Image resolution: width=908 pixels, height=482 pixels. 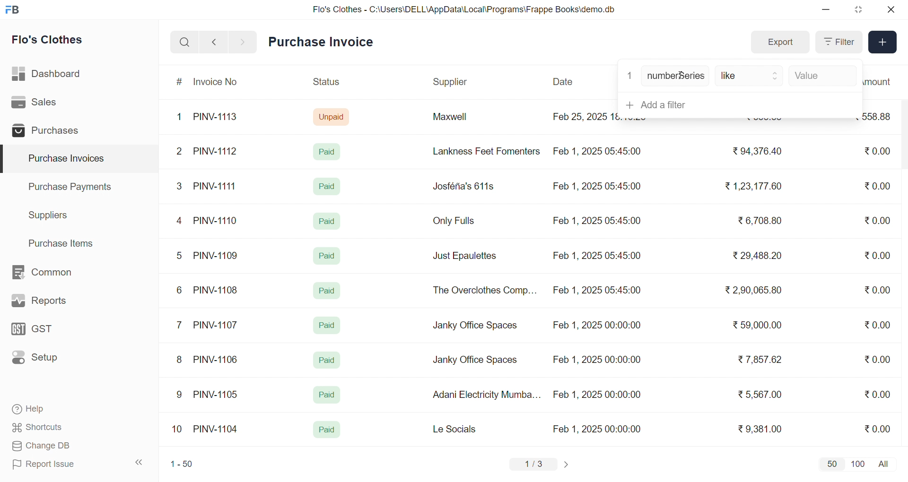 I want to click on Purchase Items, so click(x=64, y=242).